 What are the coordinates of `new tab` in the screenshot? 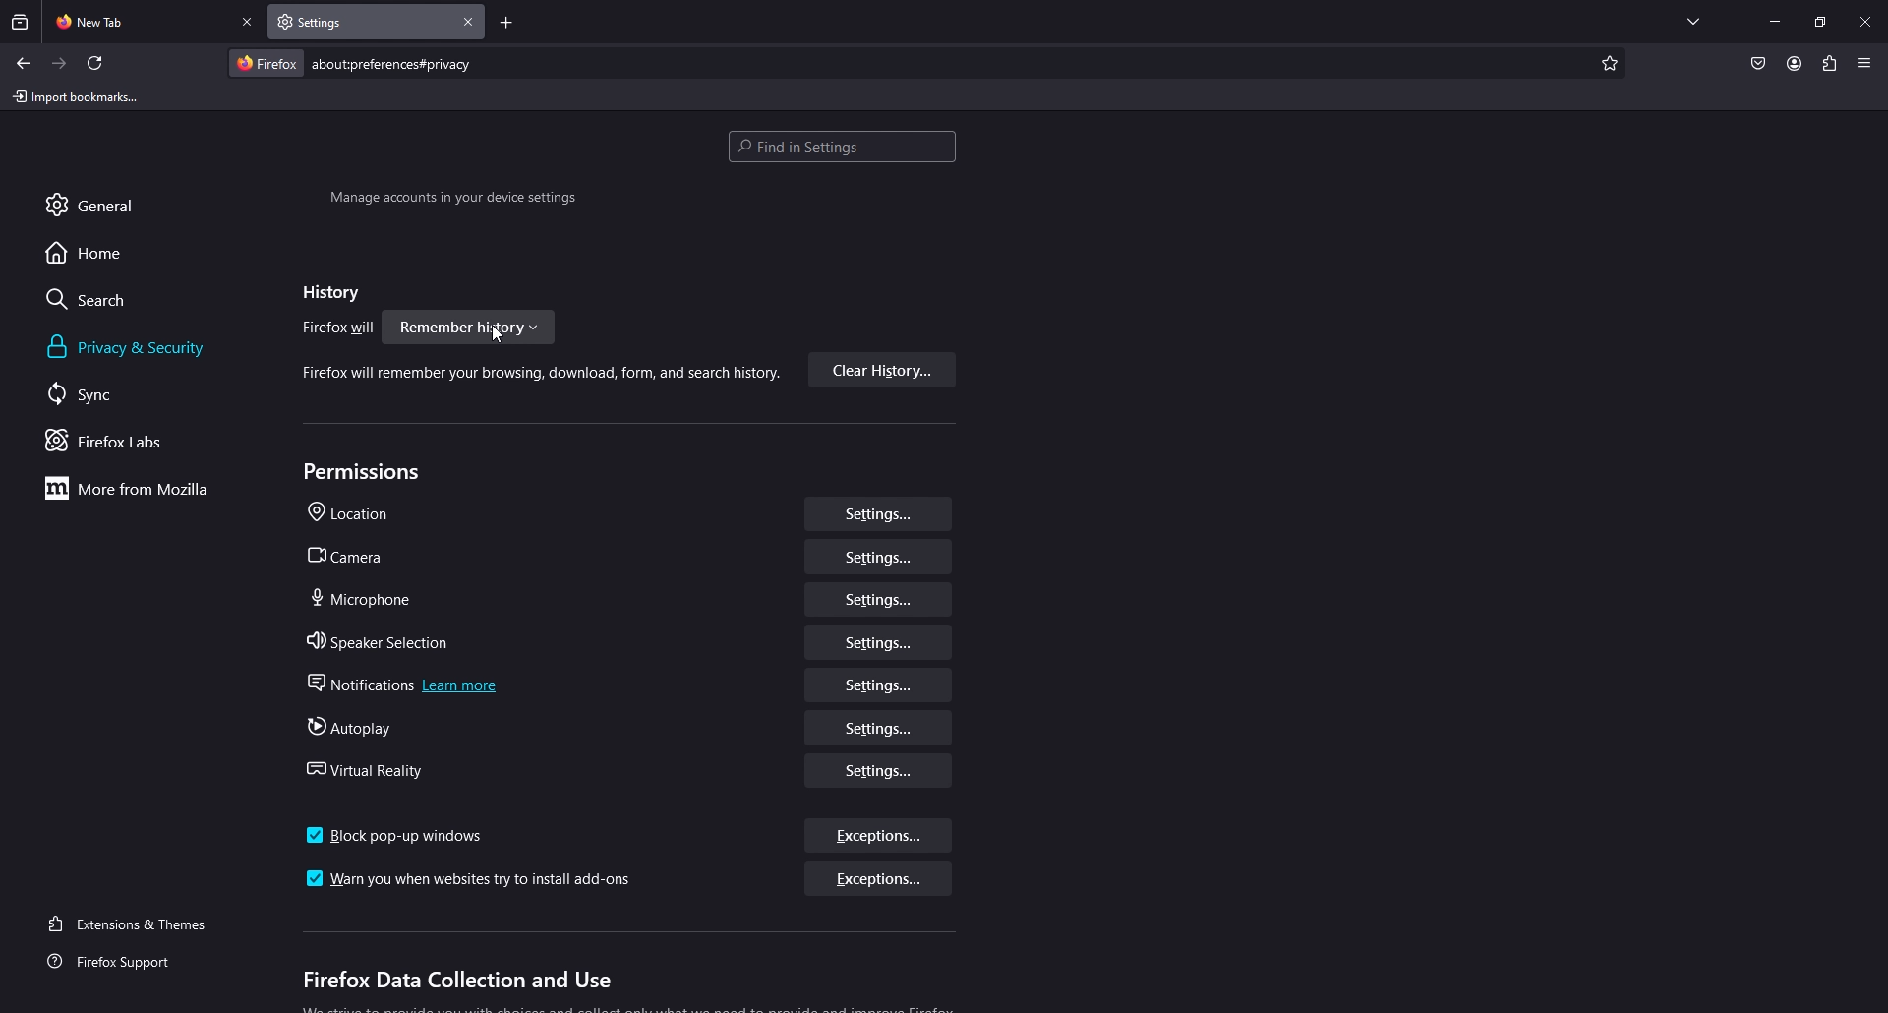 It's located at (139, 20).